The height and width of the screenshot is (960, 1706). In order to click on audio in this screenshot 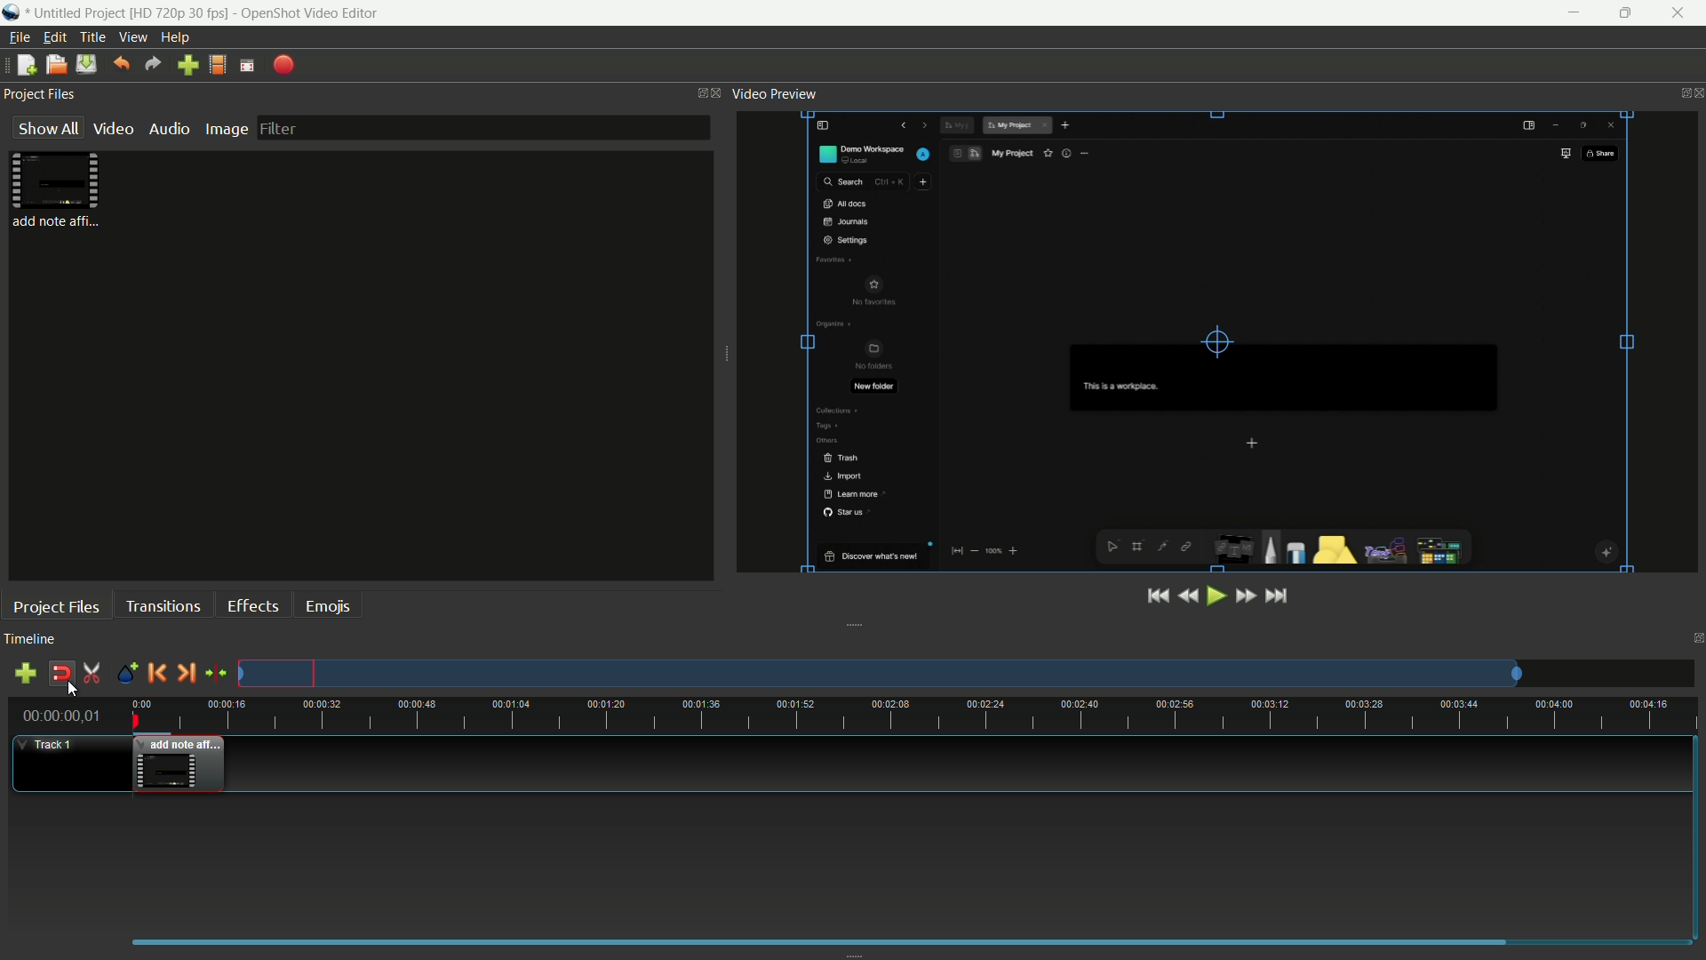, I will do `click(168, 130)`.